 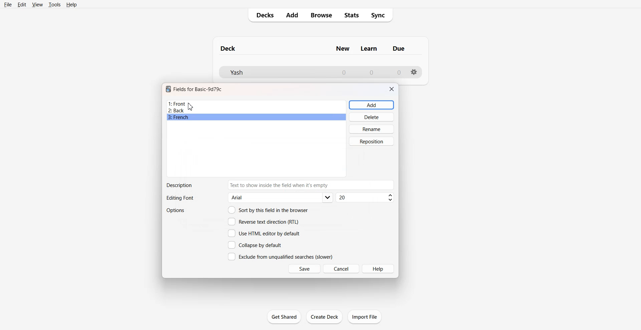 What do you see at coordinates (256, 110) in the screenshot?
I see `Back` at bounding box center [256, 110].